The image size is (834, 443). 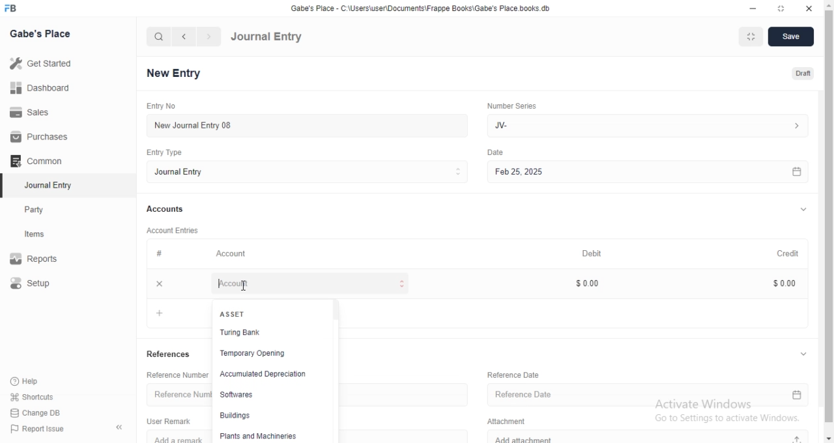 What do you see at coordinates (174, 231) in the screenshot?
I see `Account Entries` at bounding box center [174, 231].